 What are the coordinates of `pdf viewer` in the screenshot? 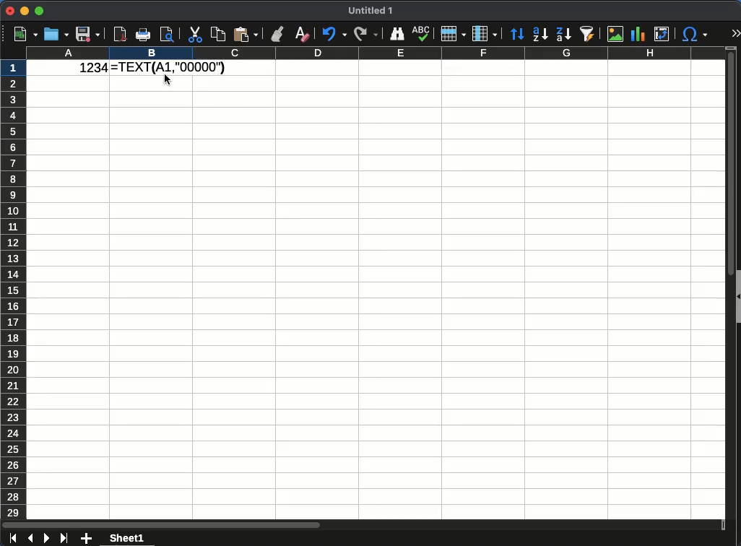 It's located at (121, 32).